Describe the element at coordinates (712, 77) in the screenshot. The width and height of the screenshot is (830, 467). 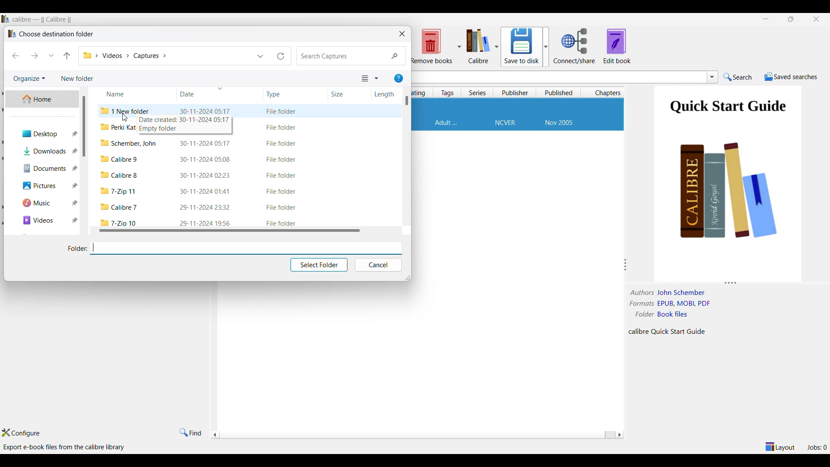
I see `List options` at that location.